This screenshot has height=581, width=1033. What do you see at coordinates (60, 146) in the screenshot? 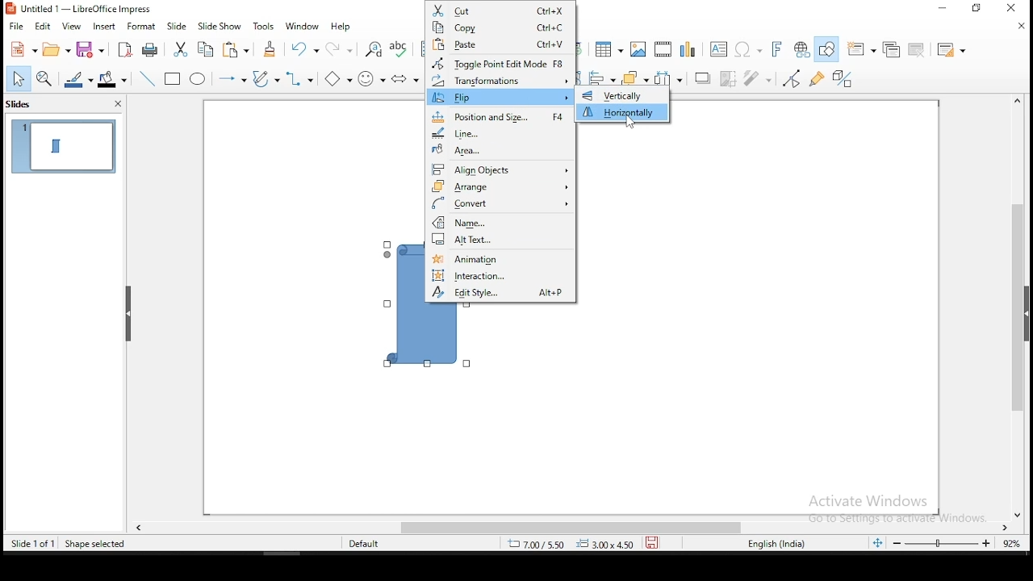
I see `slide 1` at bounding box center [60, 146].